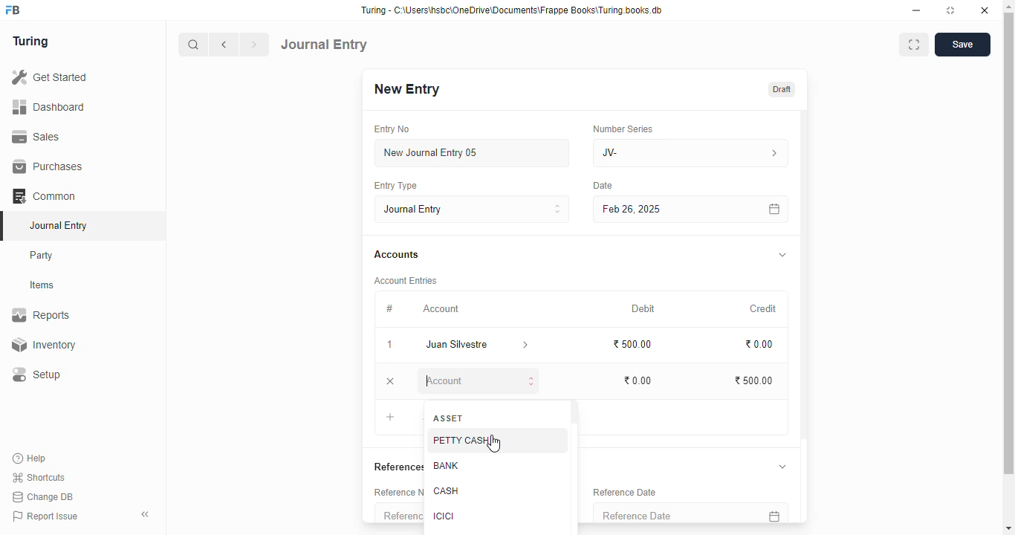 The image size is (1015, 535). Describe the element at coordinates (622, 128) in the screenshot. I see `number series` at that location.